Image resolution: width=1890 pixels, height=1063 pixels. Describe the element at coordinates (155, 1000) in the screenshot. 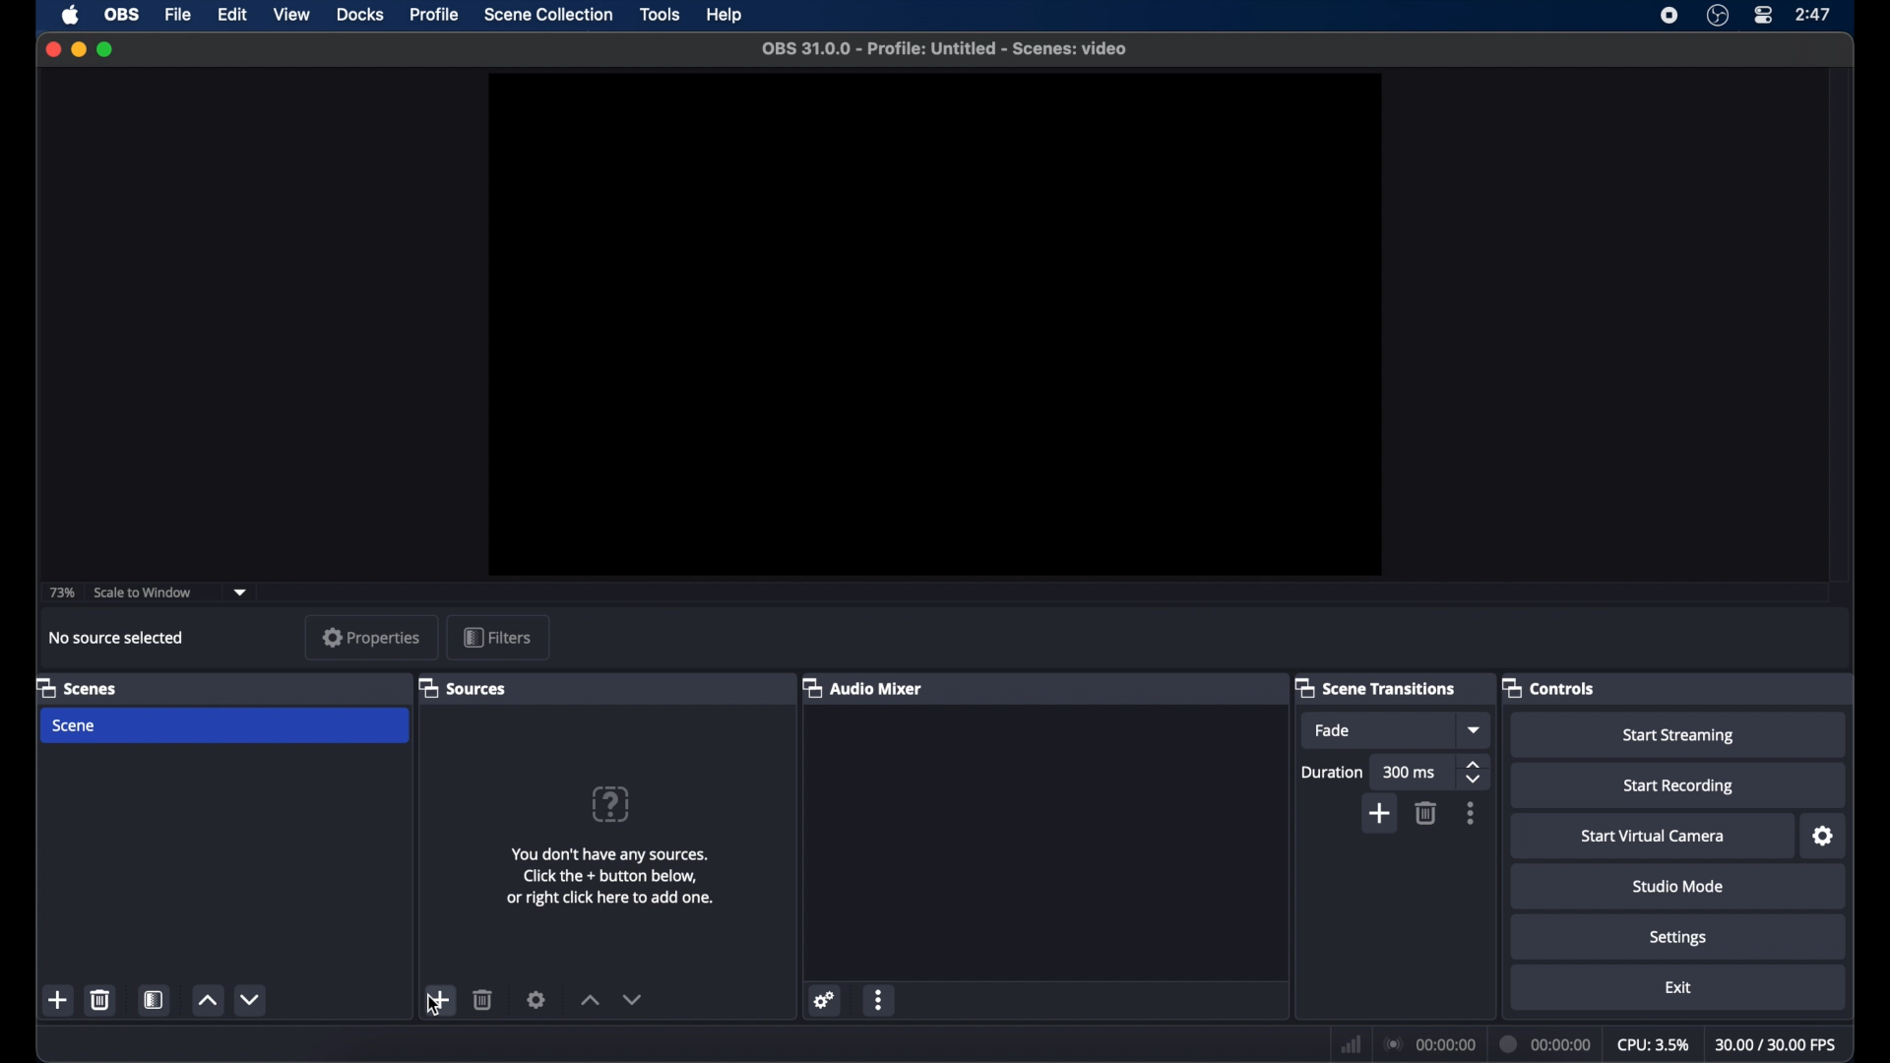

I see `scene filters` at that location.